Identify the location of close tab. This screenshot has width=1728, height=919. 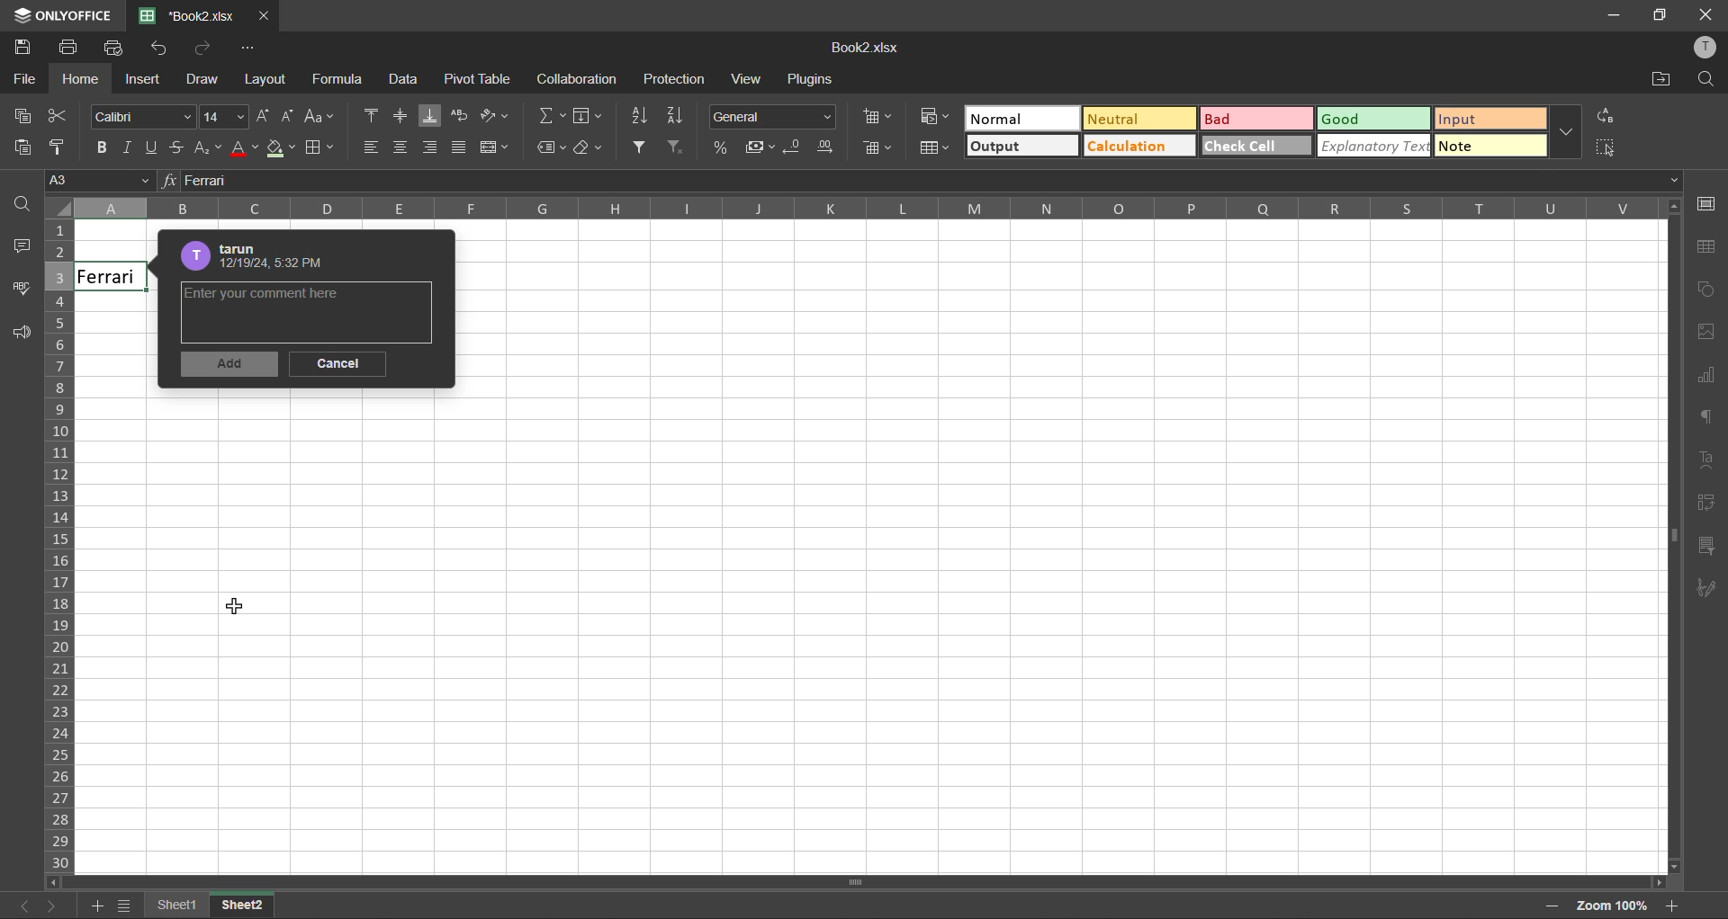
(262, 13).